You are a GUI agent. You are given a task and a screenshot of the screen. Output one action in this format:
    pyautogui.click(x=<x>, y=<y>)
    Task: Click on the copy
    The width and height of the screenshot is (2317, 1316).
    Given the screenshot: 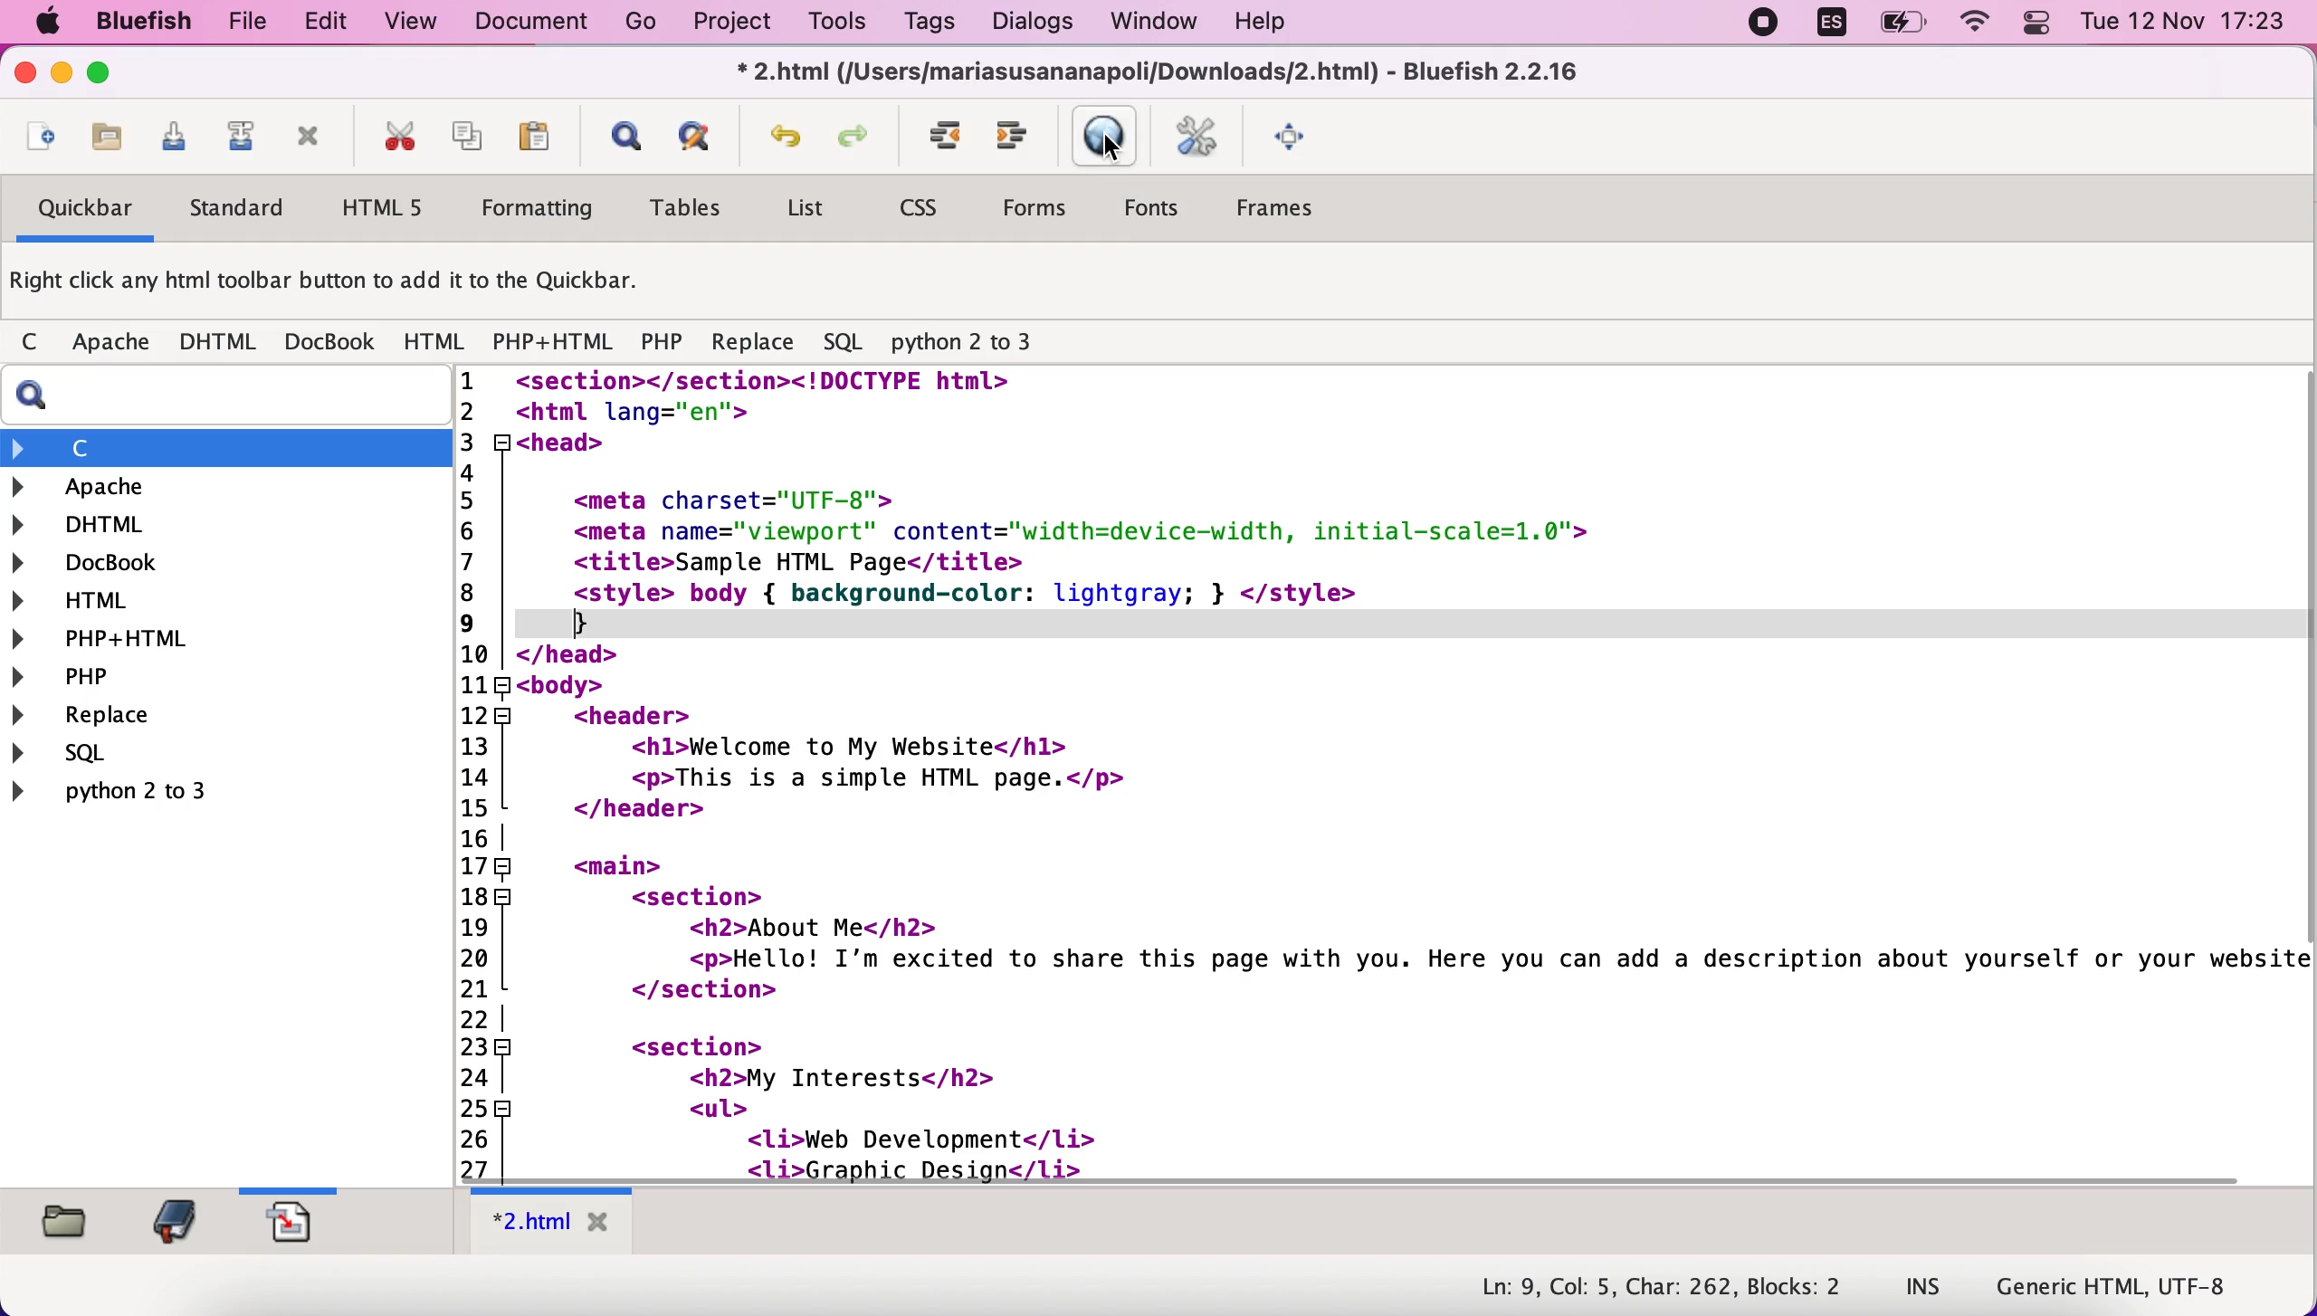 What is the action you would take?
    pyautogui.click(x=473, y=137)
    